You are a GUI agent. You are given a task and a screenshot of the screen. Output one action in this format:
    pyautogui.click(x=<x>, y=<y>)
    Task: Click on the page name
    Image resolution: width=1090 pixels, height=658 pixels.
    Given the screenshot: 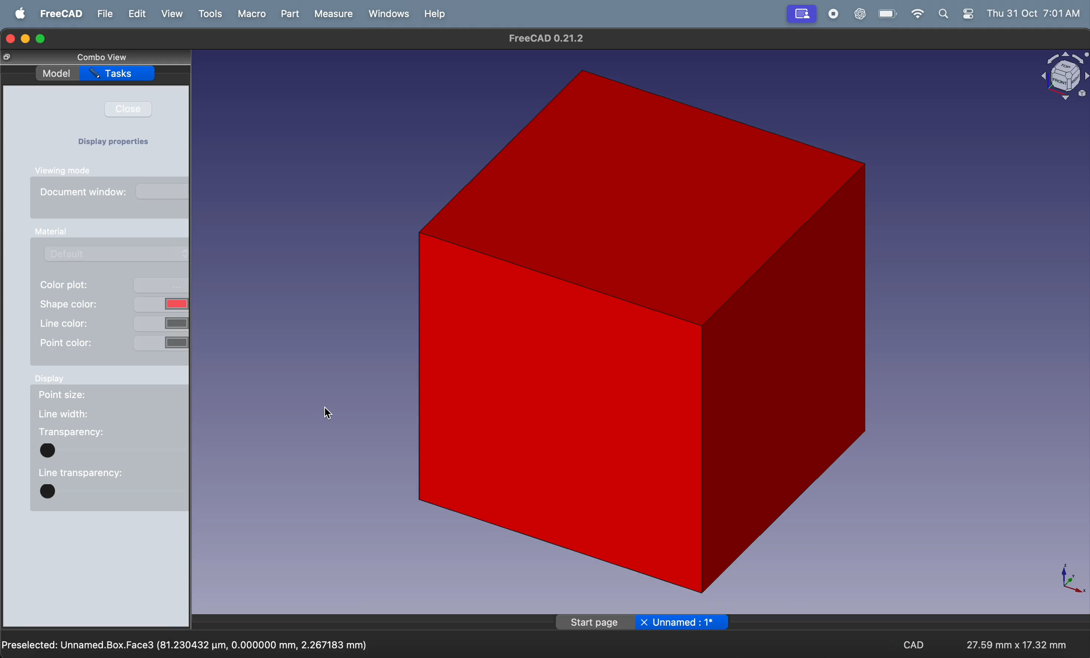 What is the action you would take?
    pyautogui.click(x=644, y=621)
    